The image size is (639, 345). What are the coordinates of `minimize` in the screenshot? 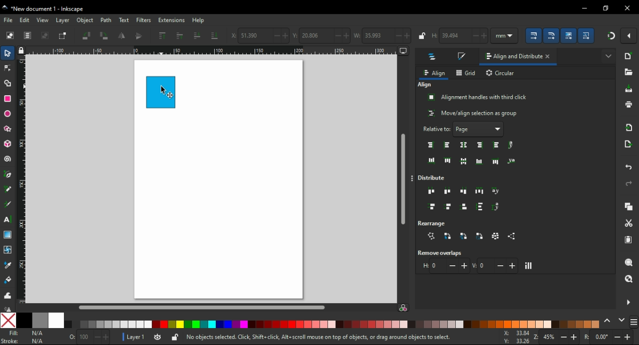 It's located at (584, 7).